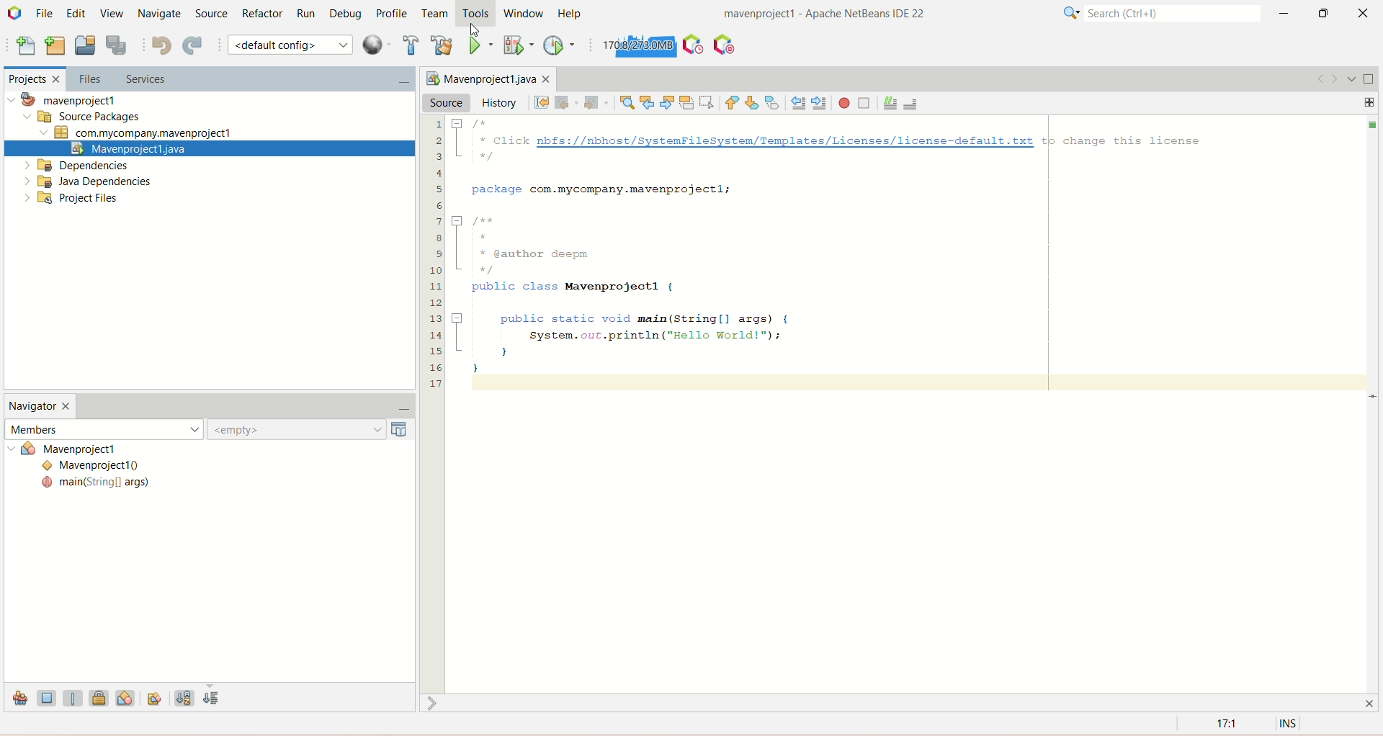 Image resolution: width=1383 pixels, height=736 pixels. I want to click on file, so click(47, 12).